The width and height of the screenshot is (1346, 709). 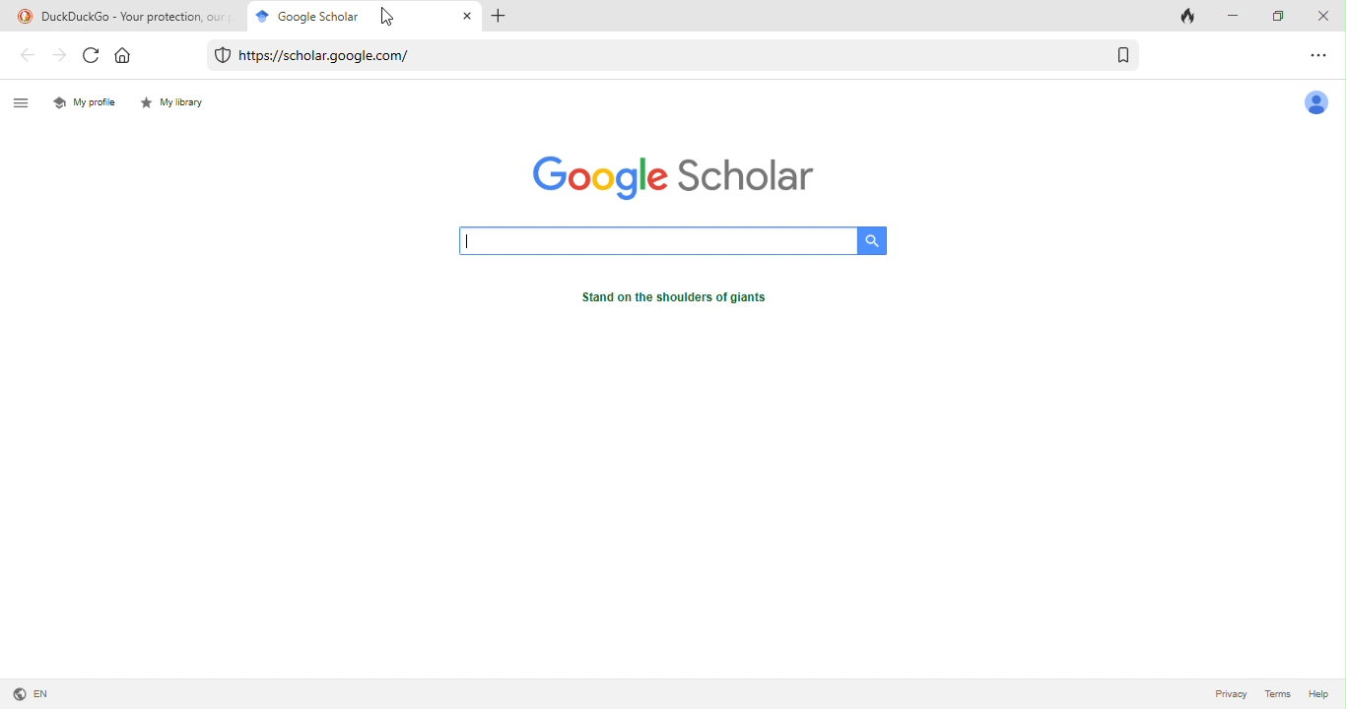 What do you see at coordinates (32, 693) in the screenshot?
I see `language` at bounding box center [32, 693].